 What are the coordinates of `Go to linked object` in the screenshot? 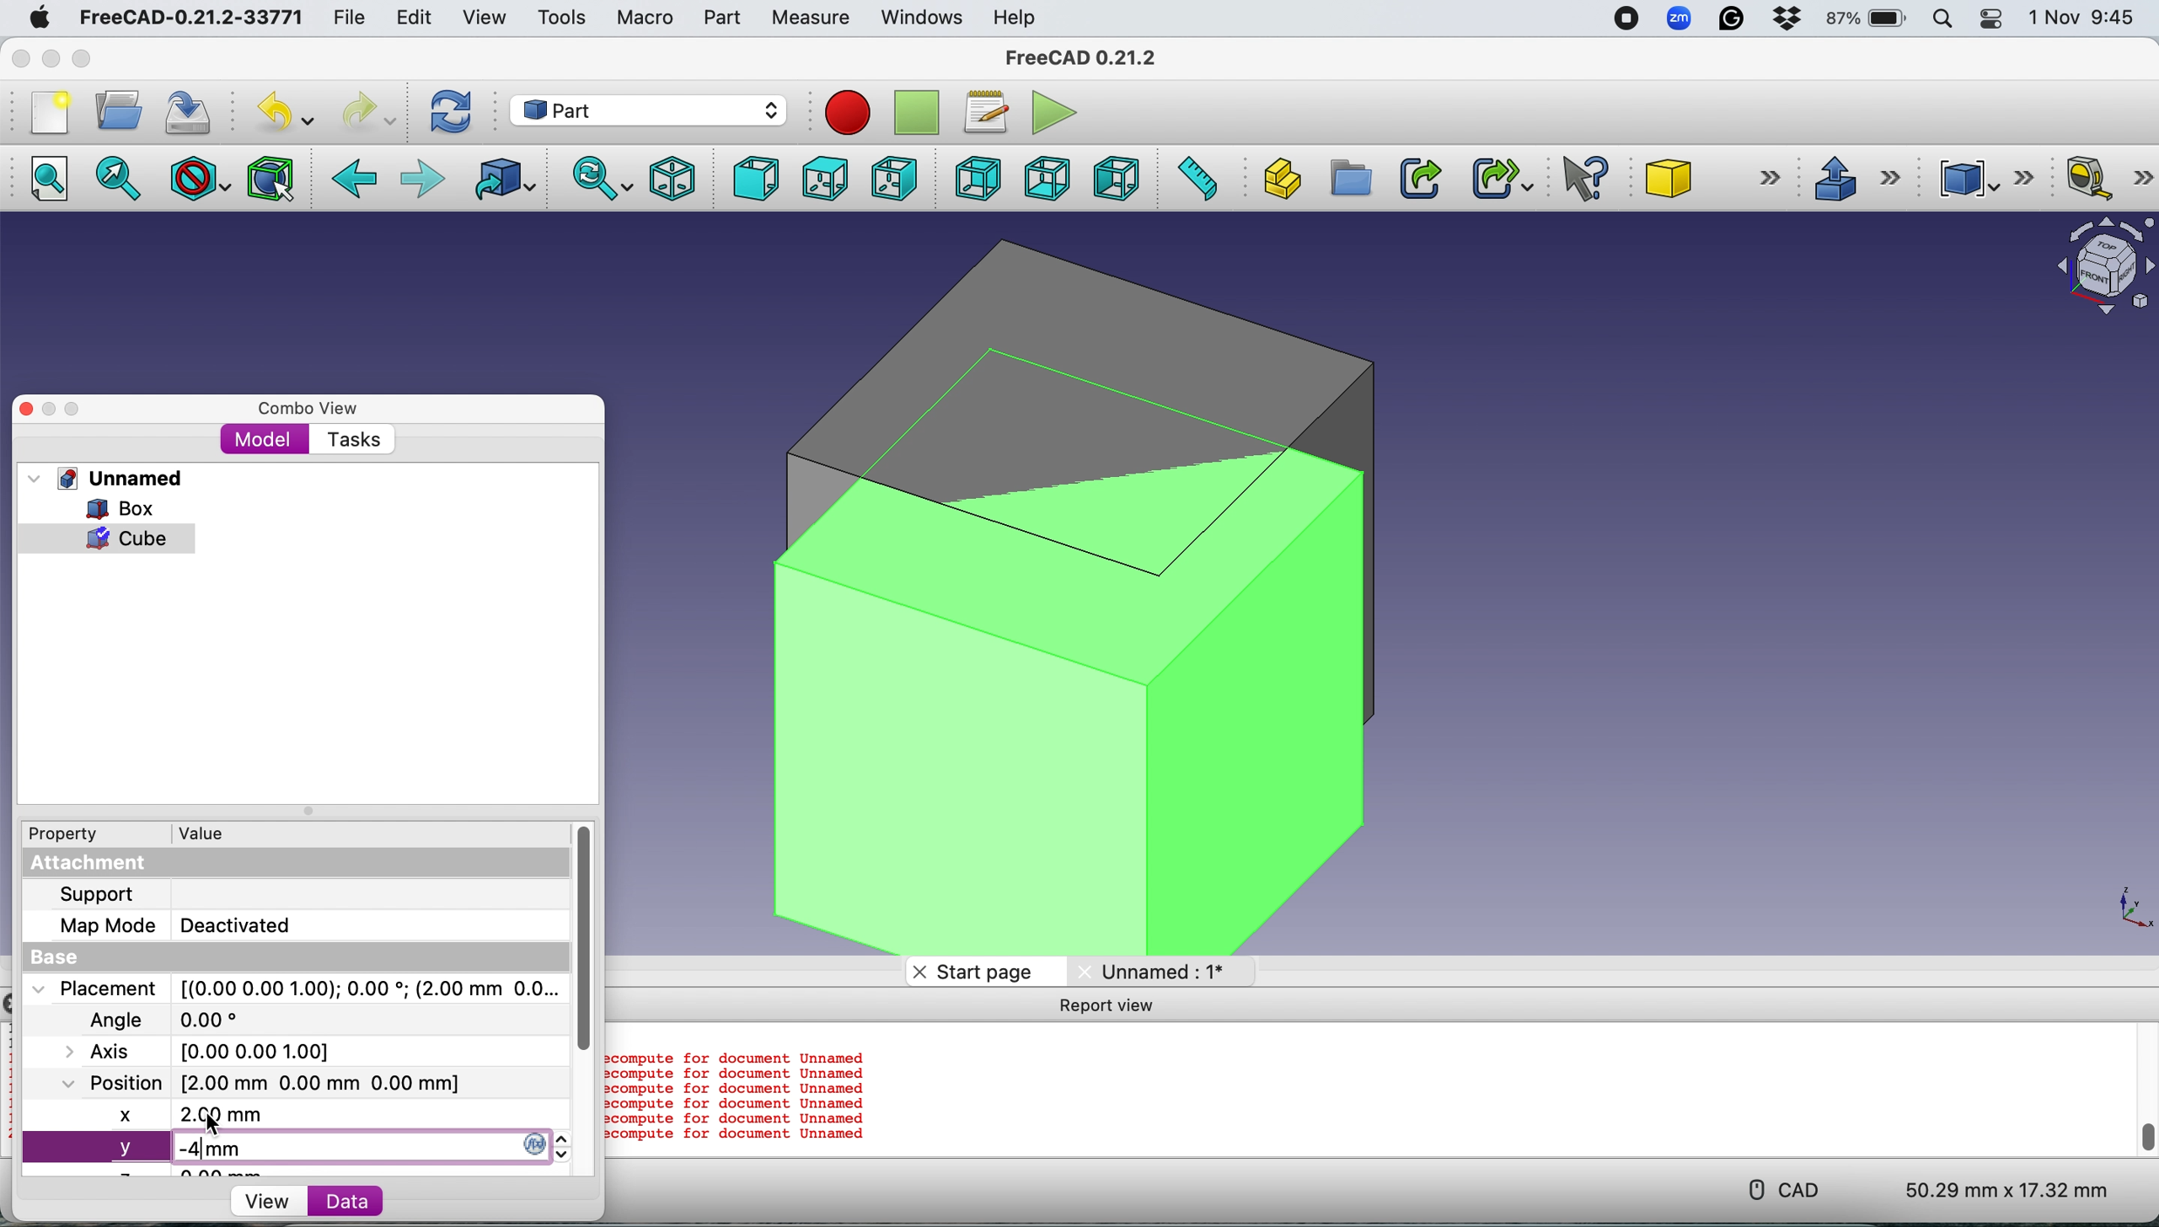 It's located at (508, 179).